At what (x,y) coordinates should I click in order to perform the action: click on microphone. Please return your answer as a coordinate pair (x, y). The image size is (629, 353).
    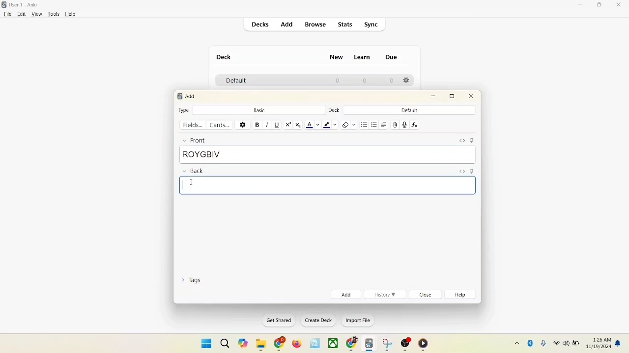
    Looking at the image, I should click on (542, 342).